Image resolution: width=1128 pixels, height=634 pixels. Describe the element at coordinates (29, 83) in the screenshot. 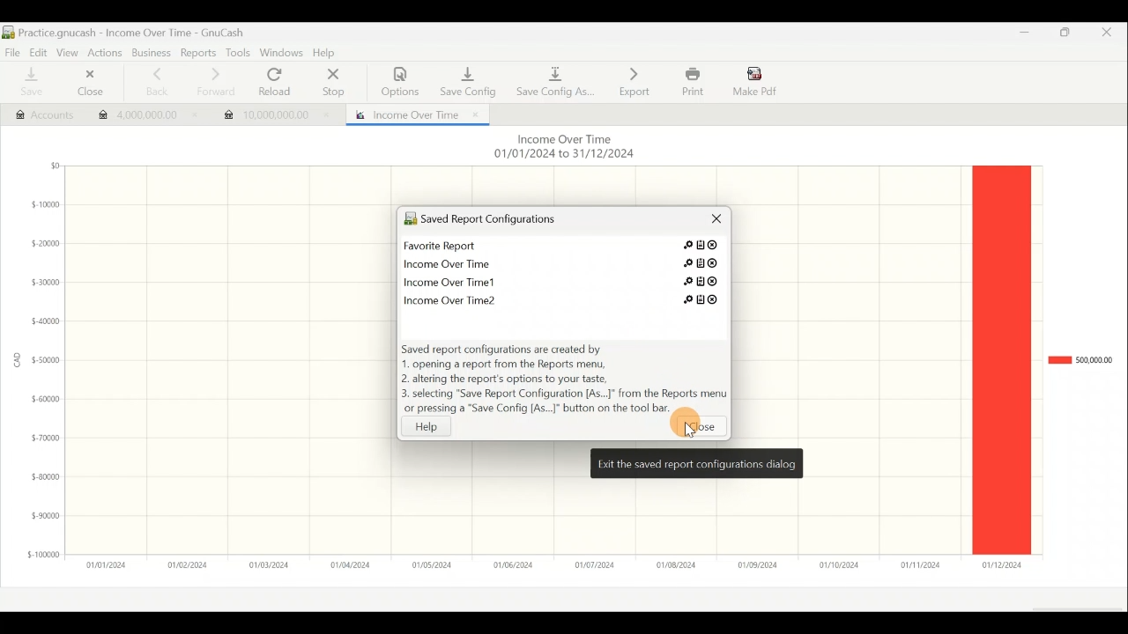

I see `Save` at that location.